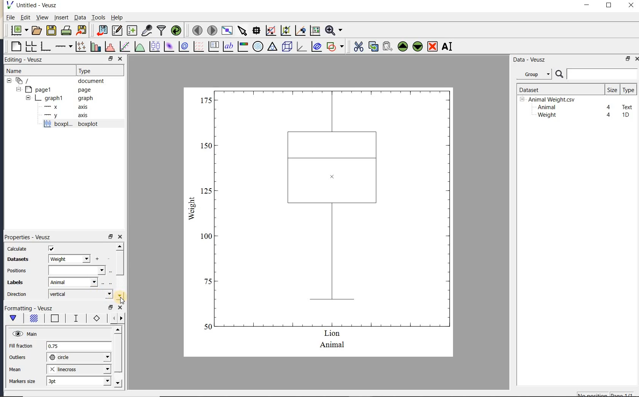 This screenshot has width=639, height=397. I want to click on page1, so click(54, 90).